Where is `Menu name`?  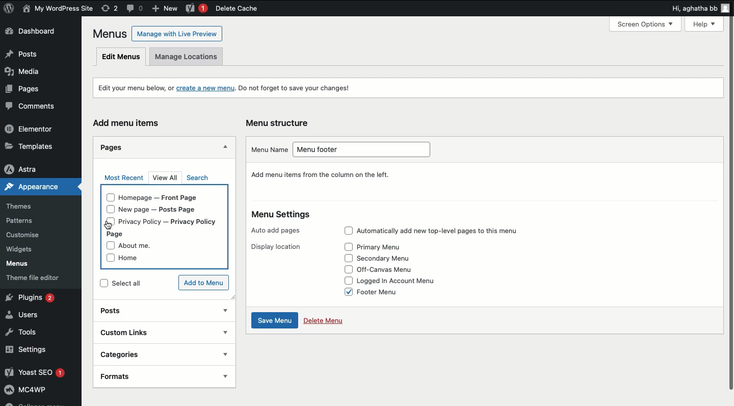
Menu name is located at coordinates (266, 149).